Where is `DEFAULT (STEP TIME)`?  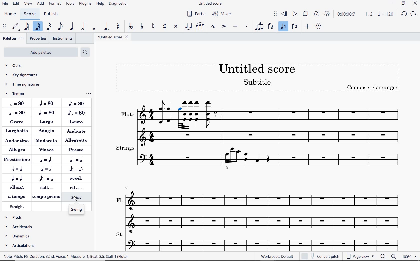 DEFAULT (STEP TIME) is located at coordinates (16, 26).